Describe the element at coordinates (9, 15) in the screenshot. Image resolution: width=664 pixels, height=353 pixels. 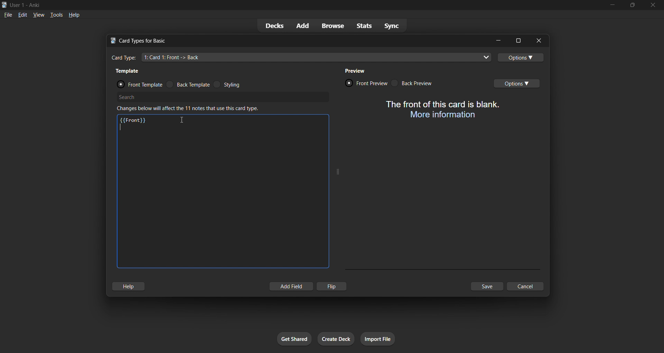
I see `file` at that location.